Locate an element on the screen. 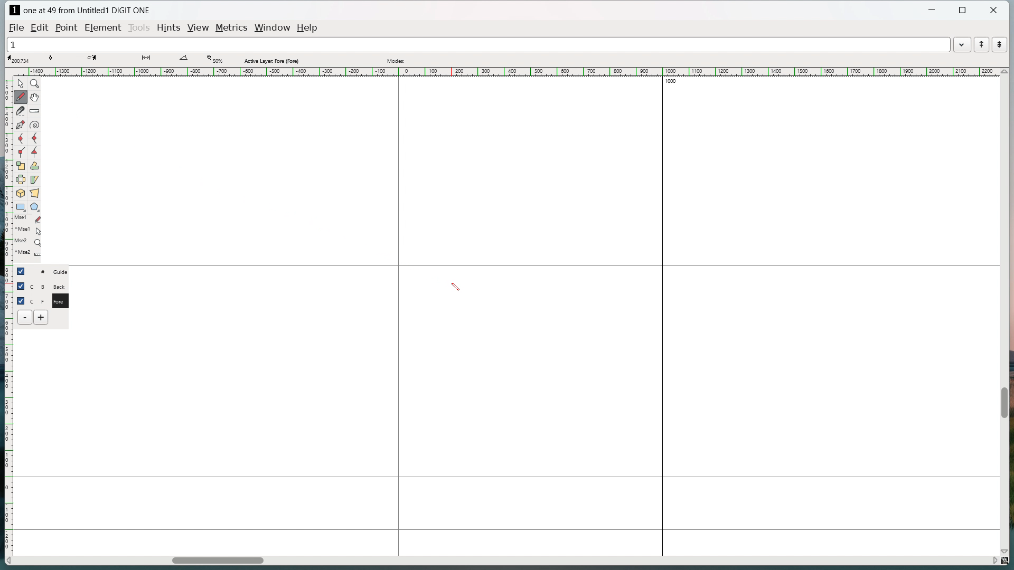 This screenshot has width=1014, height=570. horizontal ruler is located at coordinates (505, 71).